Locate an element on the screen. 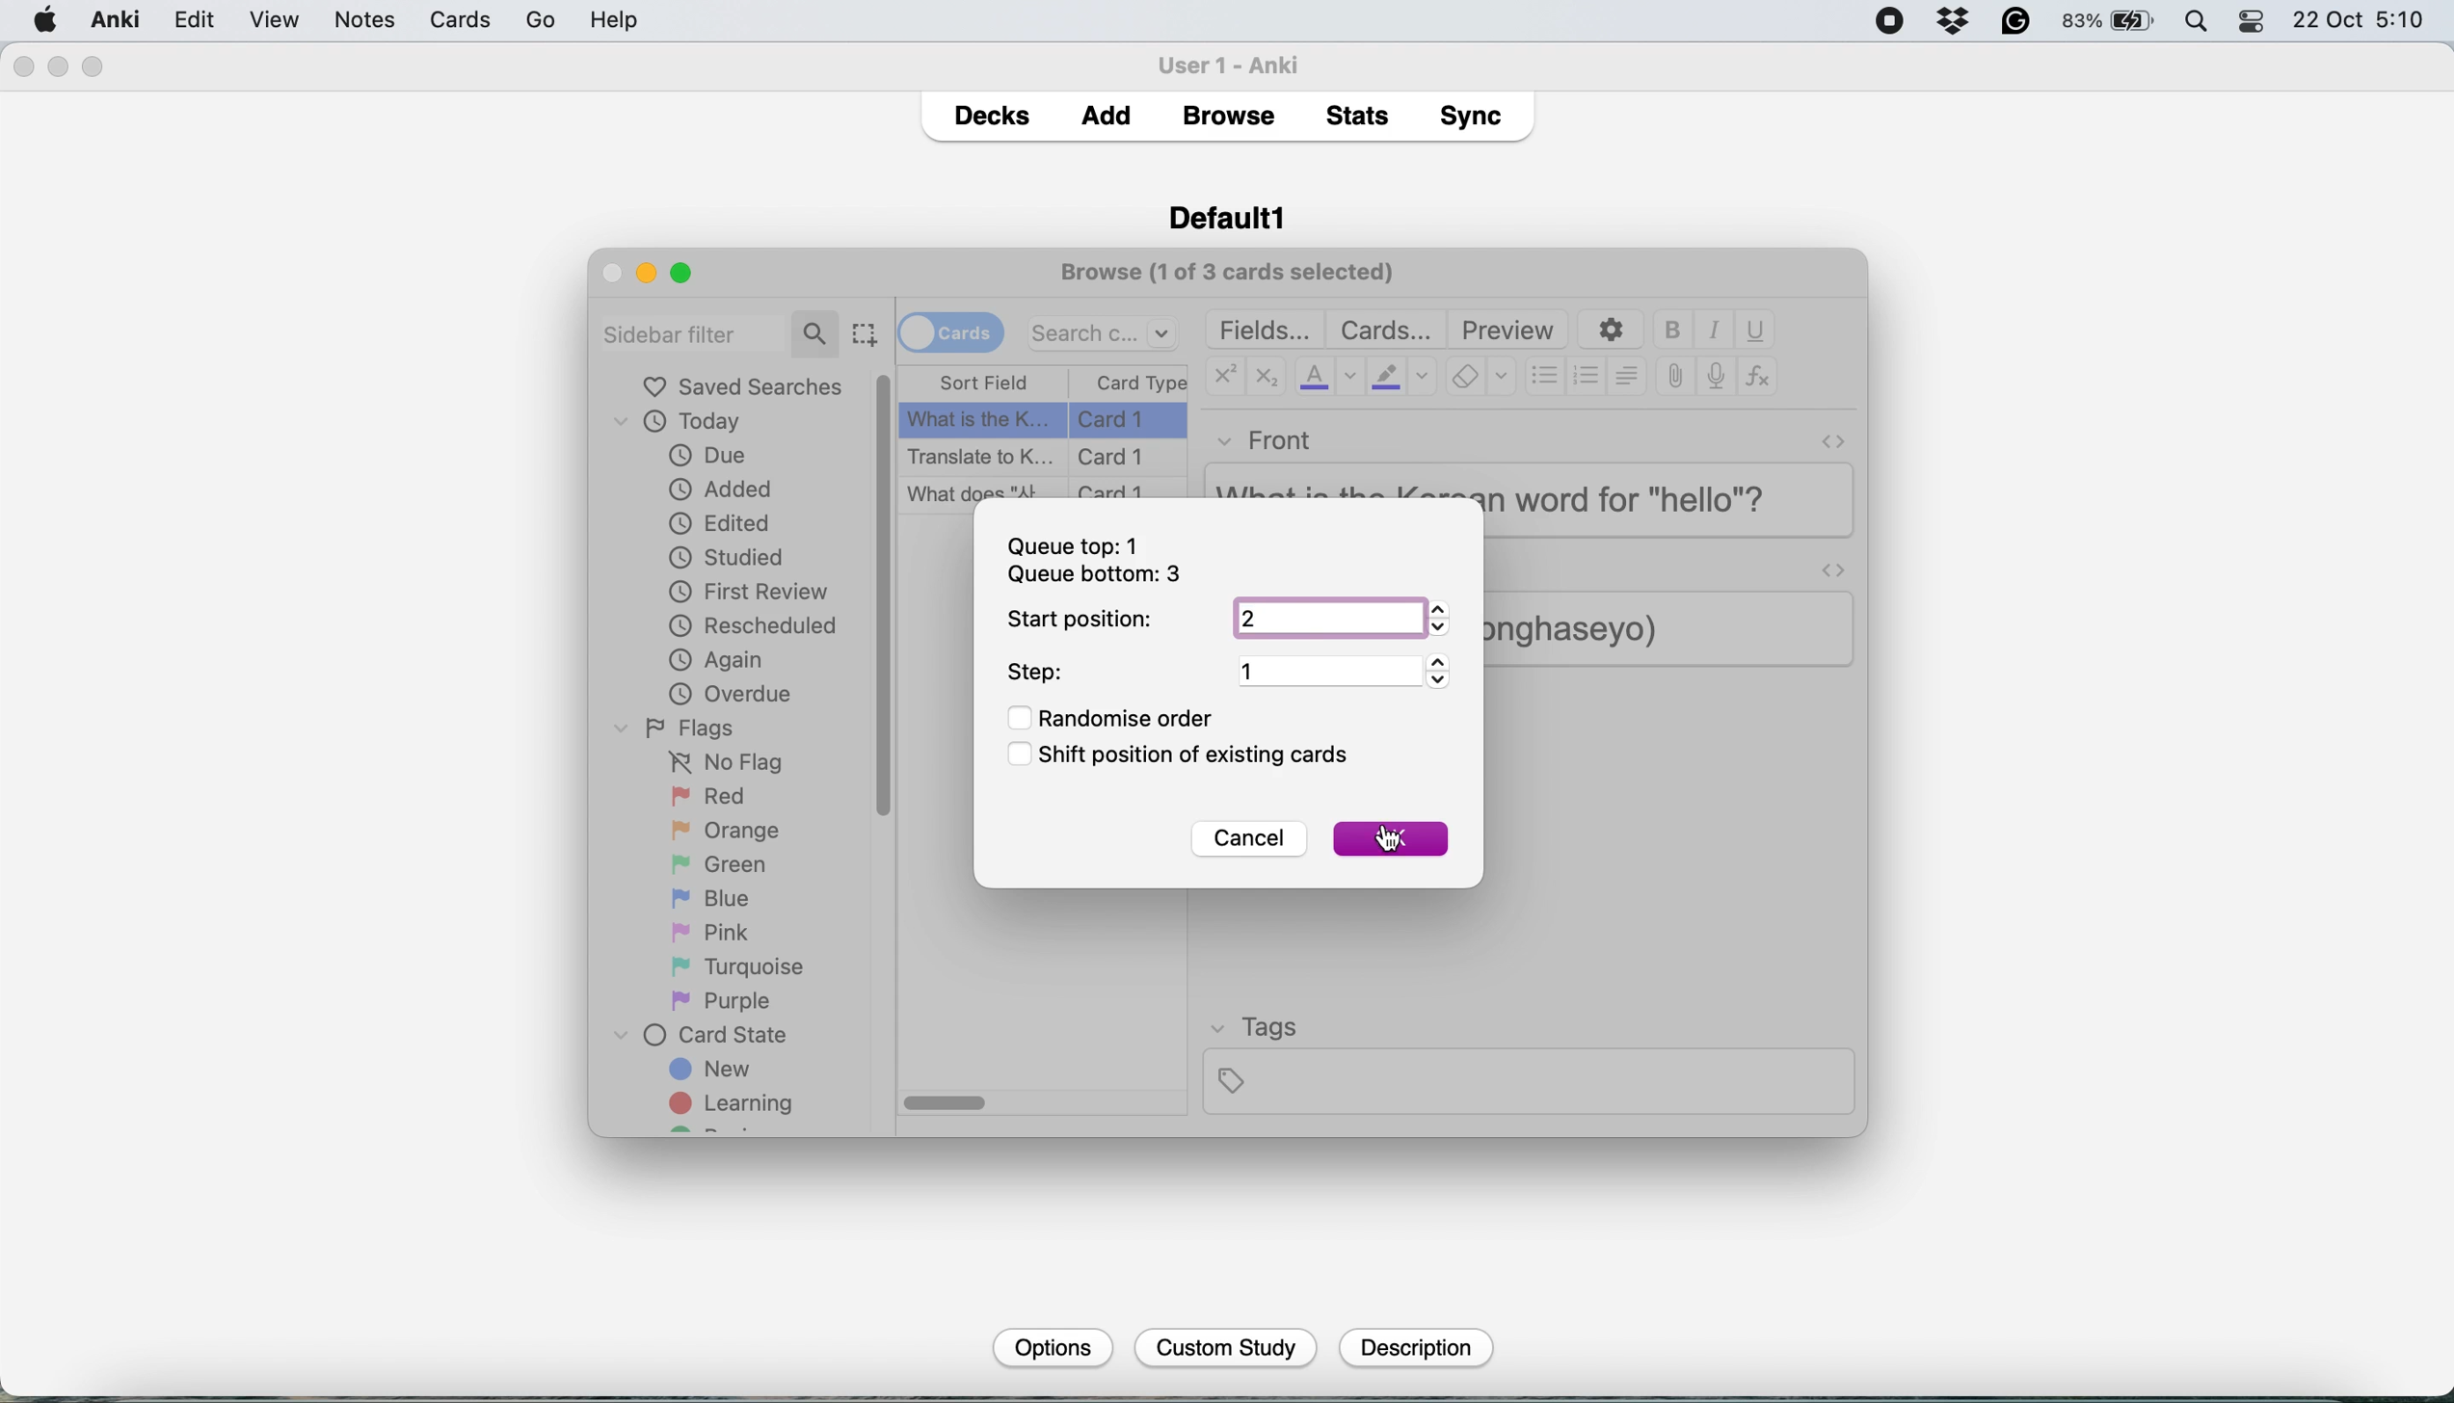  anki is located at coordinates (119, 19).